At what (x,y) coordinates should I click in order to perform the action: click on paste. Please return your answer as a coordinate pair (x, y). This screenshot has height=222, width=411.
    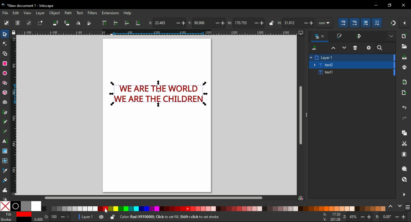
    Looking at the image, I should click on (404, 155).